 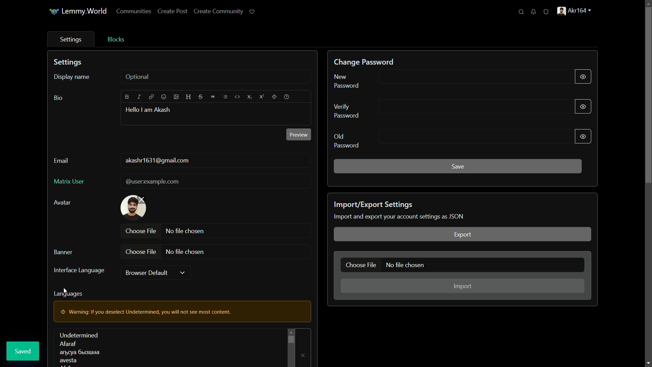 I want to click on @userexample.com, so click(x=153, y=182).